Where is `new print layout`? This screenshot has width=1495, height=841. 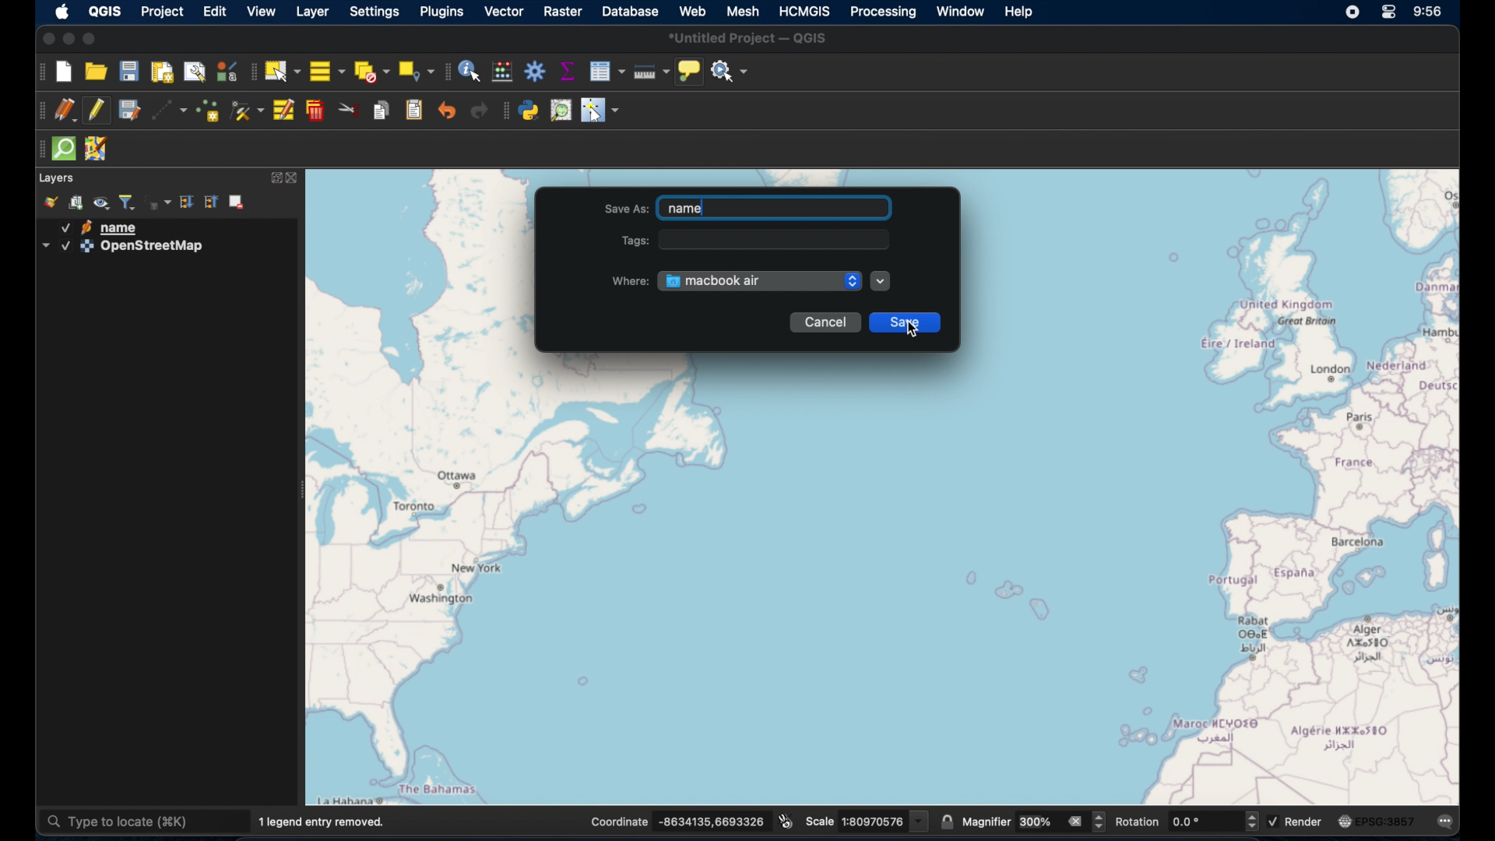
new print layout is located at coordinates (161, 72).